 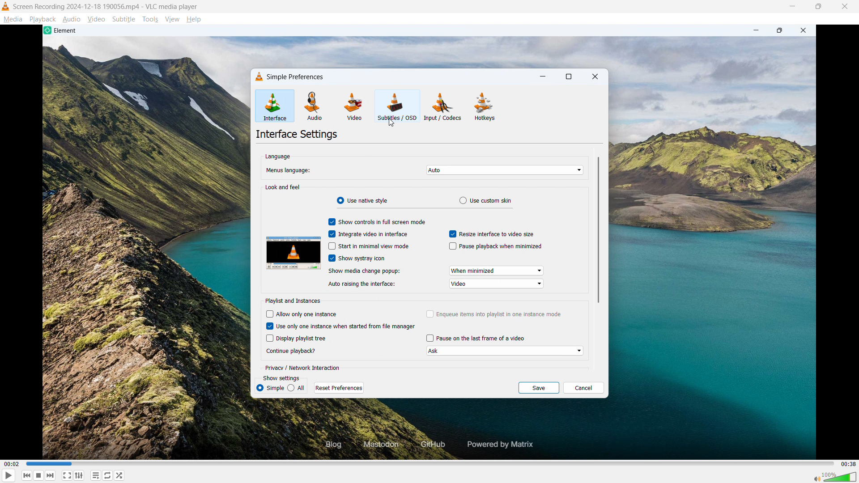 I want to click on time bar, so click(x=429, y=464).